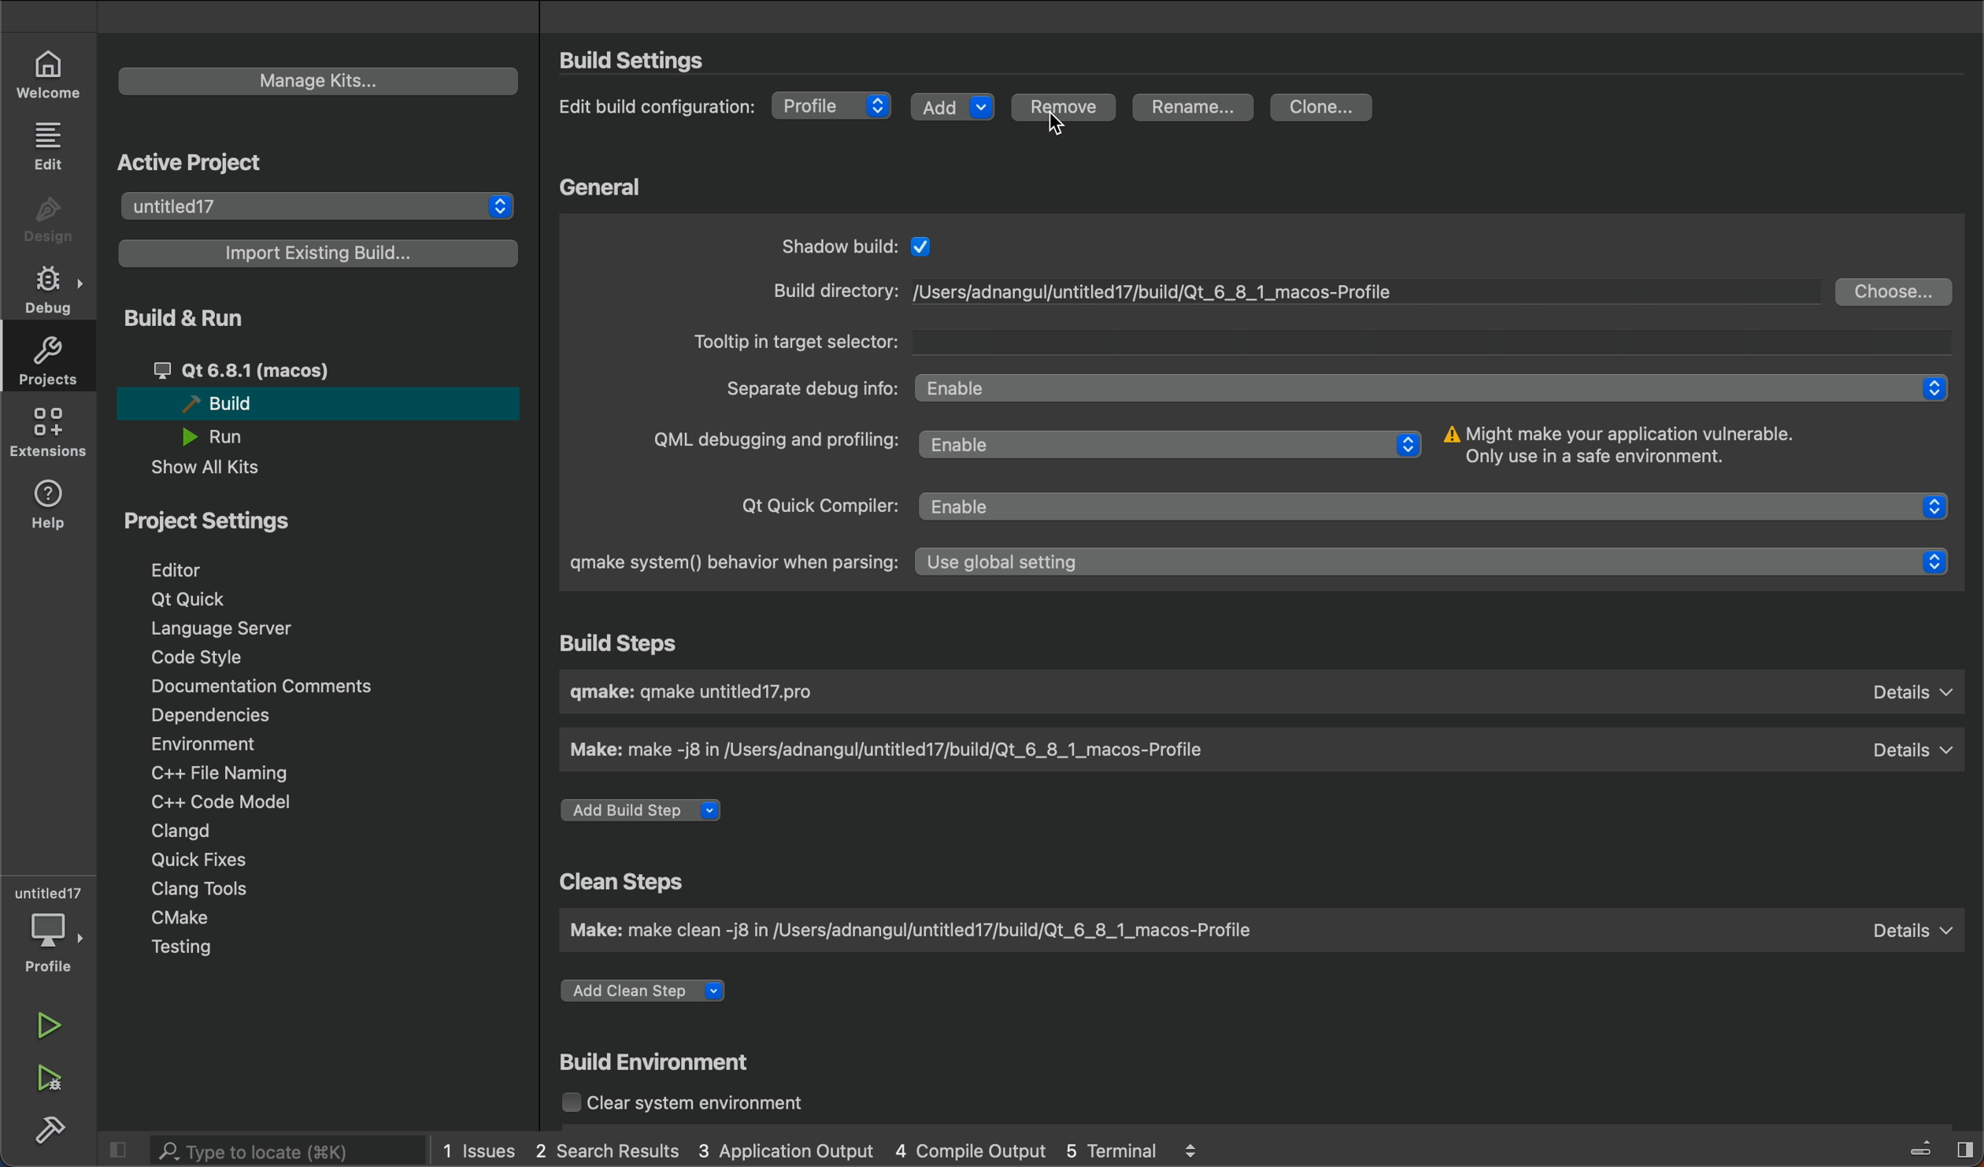 The width and height of the screenshot is (1984, 1167). I want to click on design, so click(45, 216).